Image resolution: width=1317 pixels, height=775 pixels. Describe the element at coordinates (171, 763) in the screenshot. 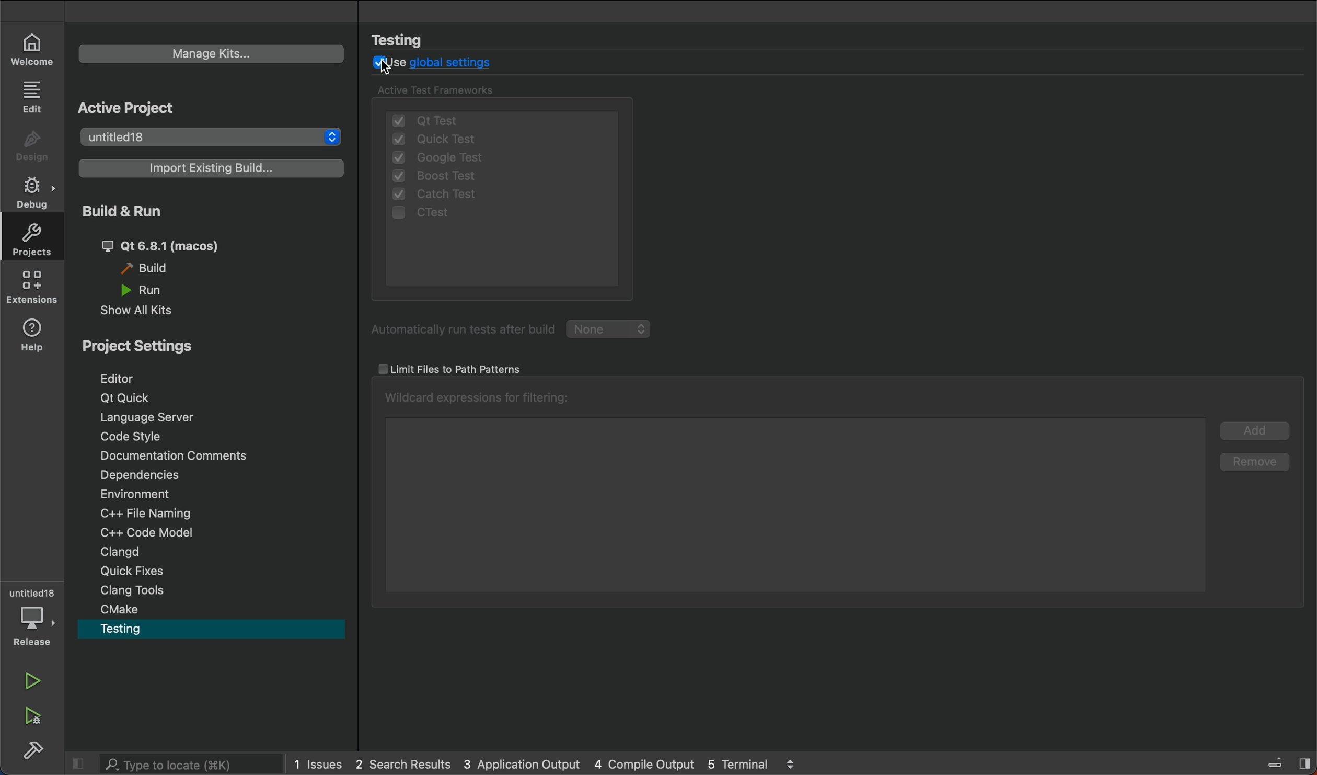

I see `search` at that location.